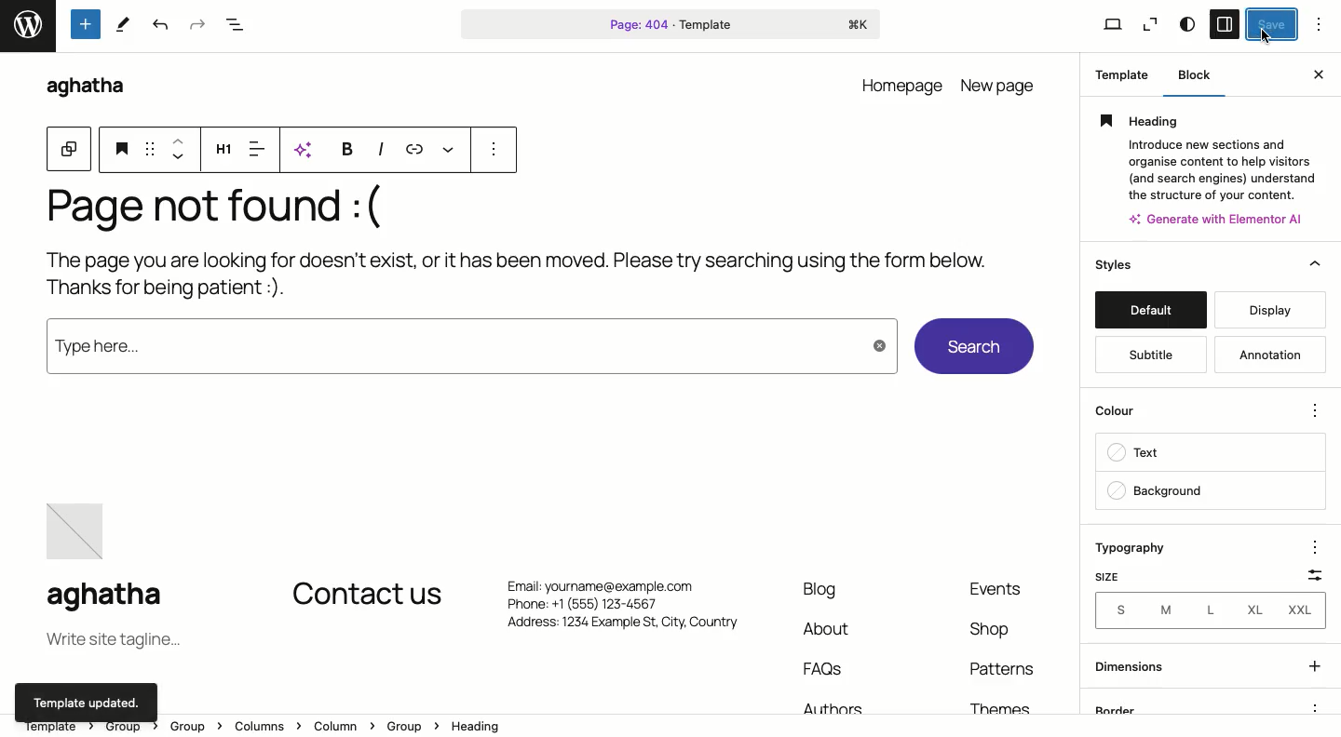 The width and height of the screenshot is (1341, 737). Describe the element at coordinates (195, 25) in the screenshot. I see `Redo` at that location.